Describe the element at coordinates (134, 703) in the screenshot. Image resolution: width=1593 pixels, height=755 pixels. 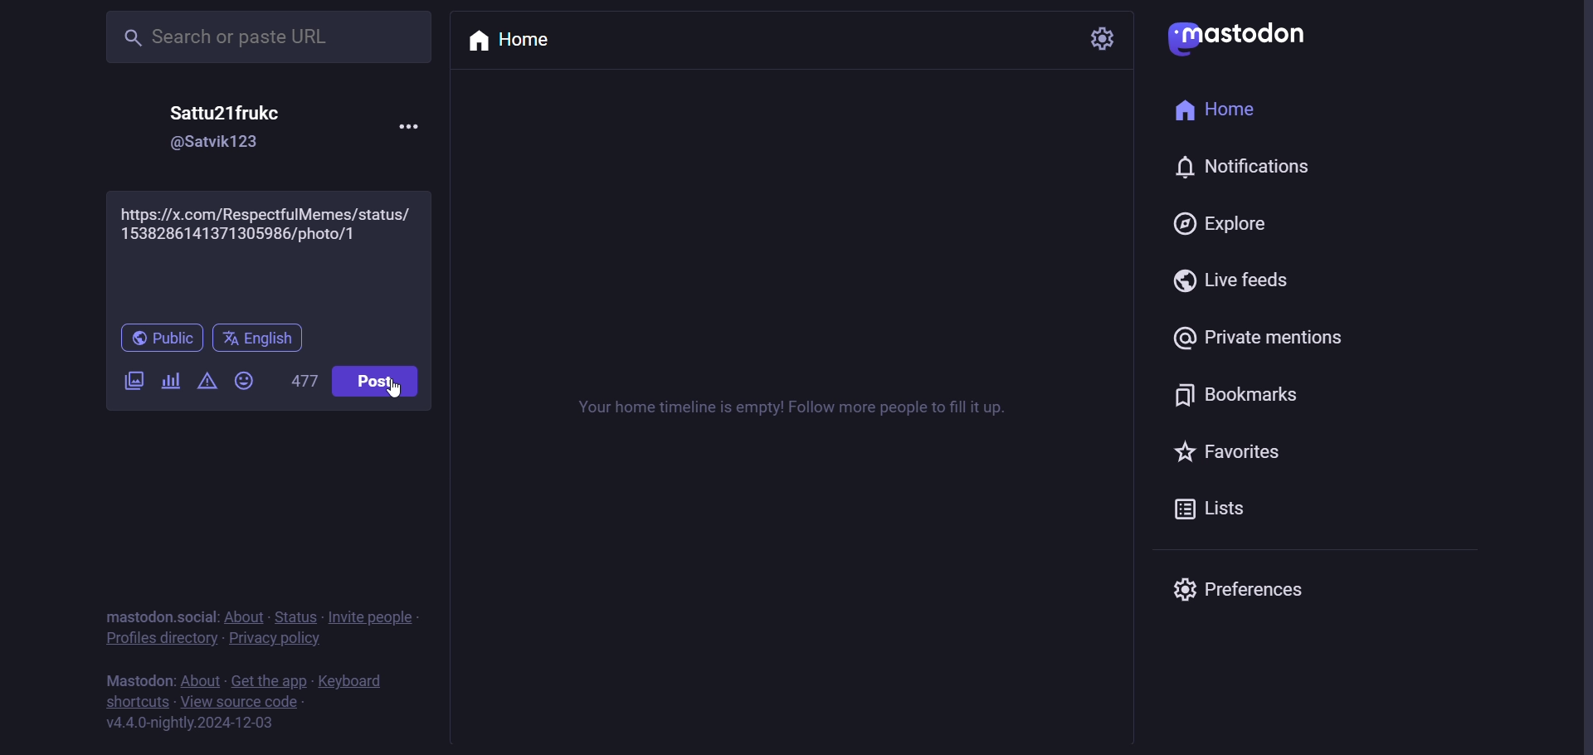
I see `shortcuts` at that location.